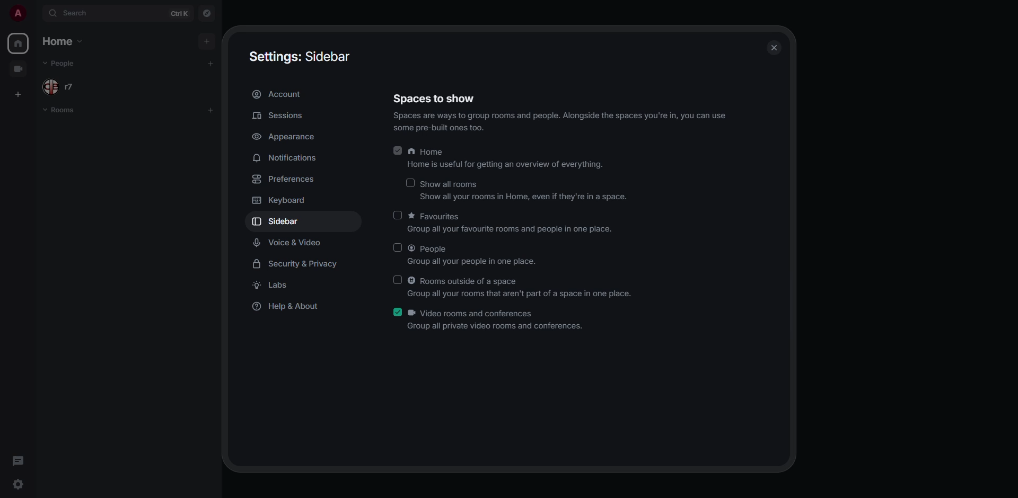 This screenshot has width=1018, height=498. I want to click on show all rooms, so click(525, 191).